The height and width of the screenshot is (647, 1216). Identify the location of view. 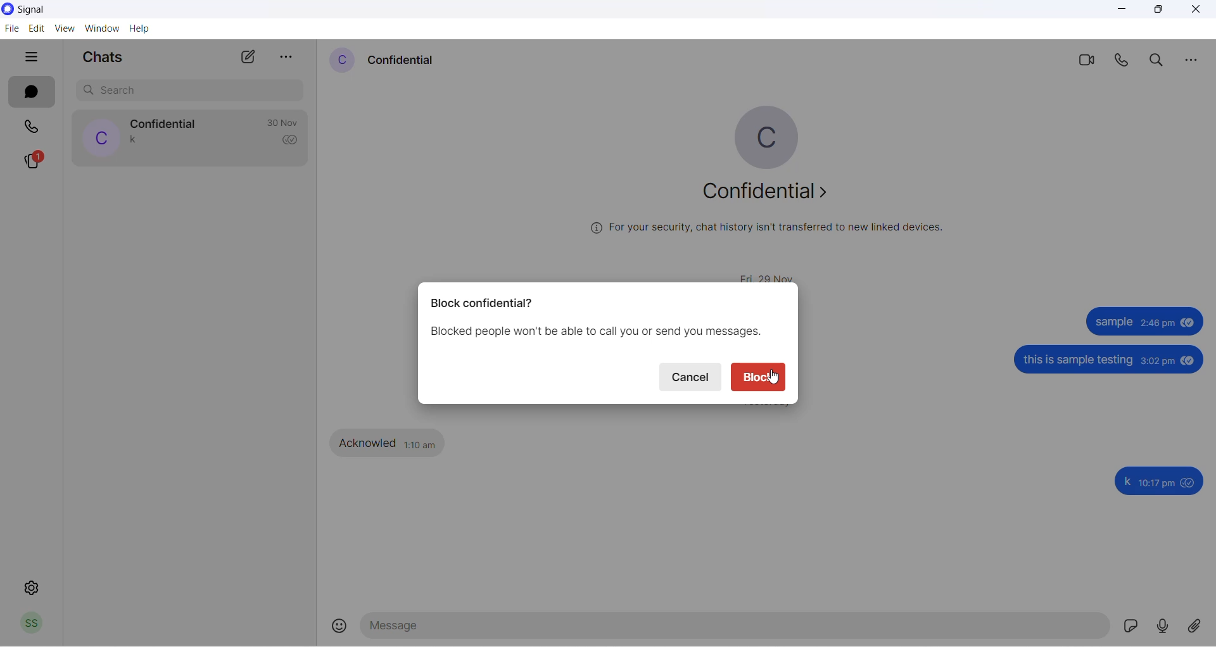
(62, 28).